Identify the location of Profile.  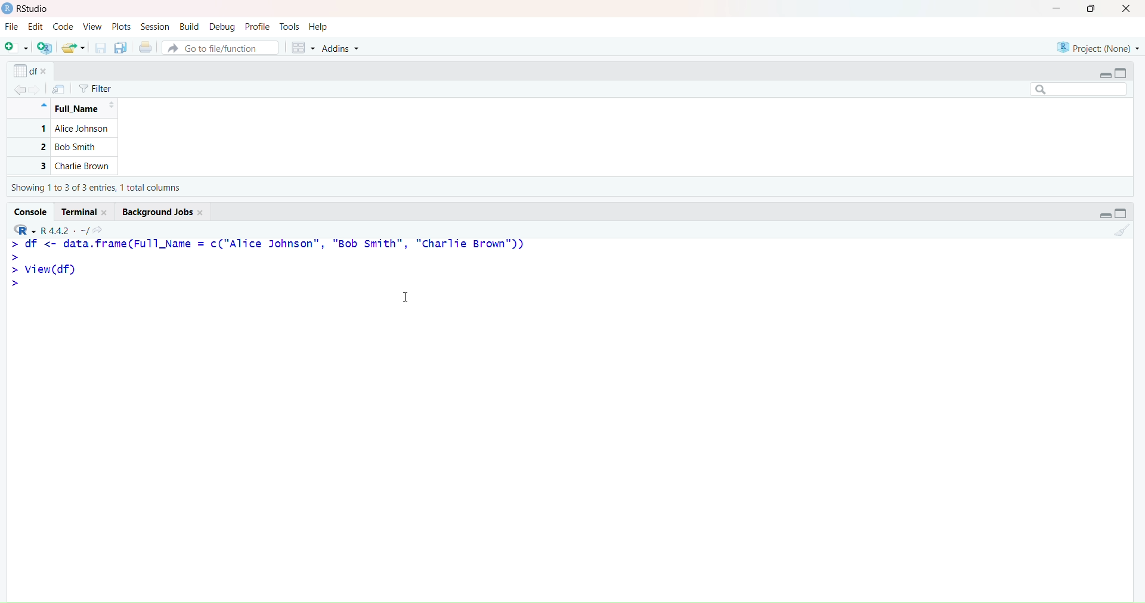
(258, 27).